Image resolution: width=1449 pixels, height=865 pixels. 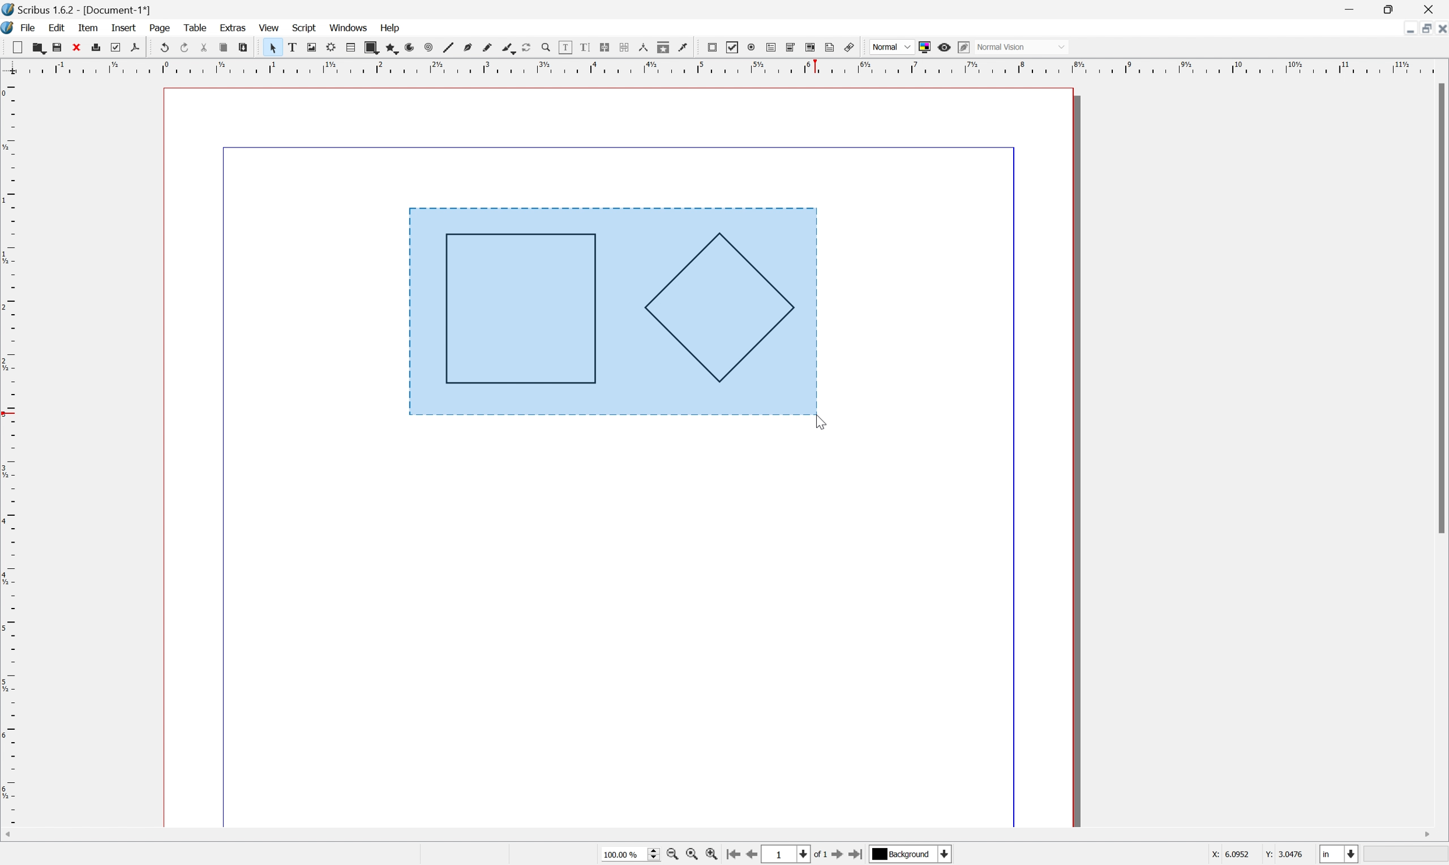 What do you see at coordinates (671, 855) in the screenshot?
I see `Zoom in` at bounding box center [671, 855].